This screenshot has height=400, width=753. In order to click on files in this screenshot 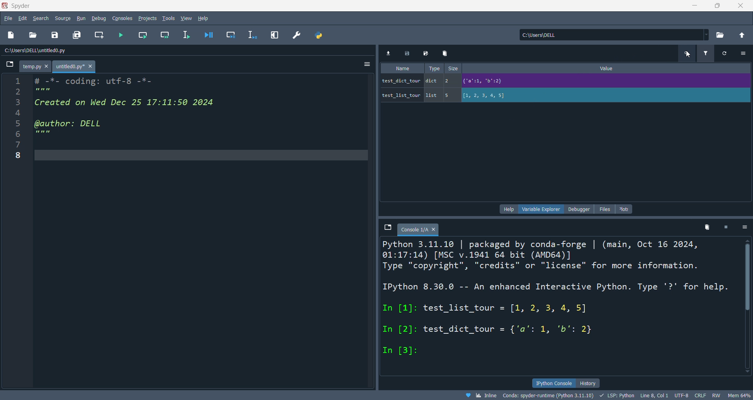, I will do `click(603, 208)`.